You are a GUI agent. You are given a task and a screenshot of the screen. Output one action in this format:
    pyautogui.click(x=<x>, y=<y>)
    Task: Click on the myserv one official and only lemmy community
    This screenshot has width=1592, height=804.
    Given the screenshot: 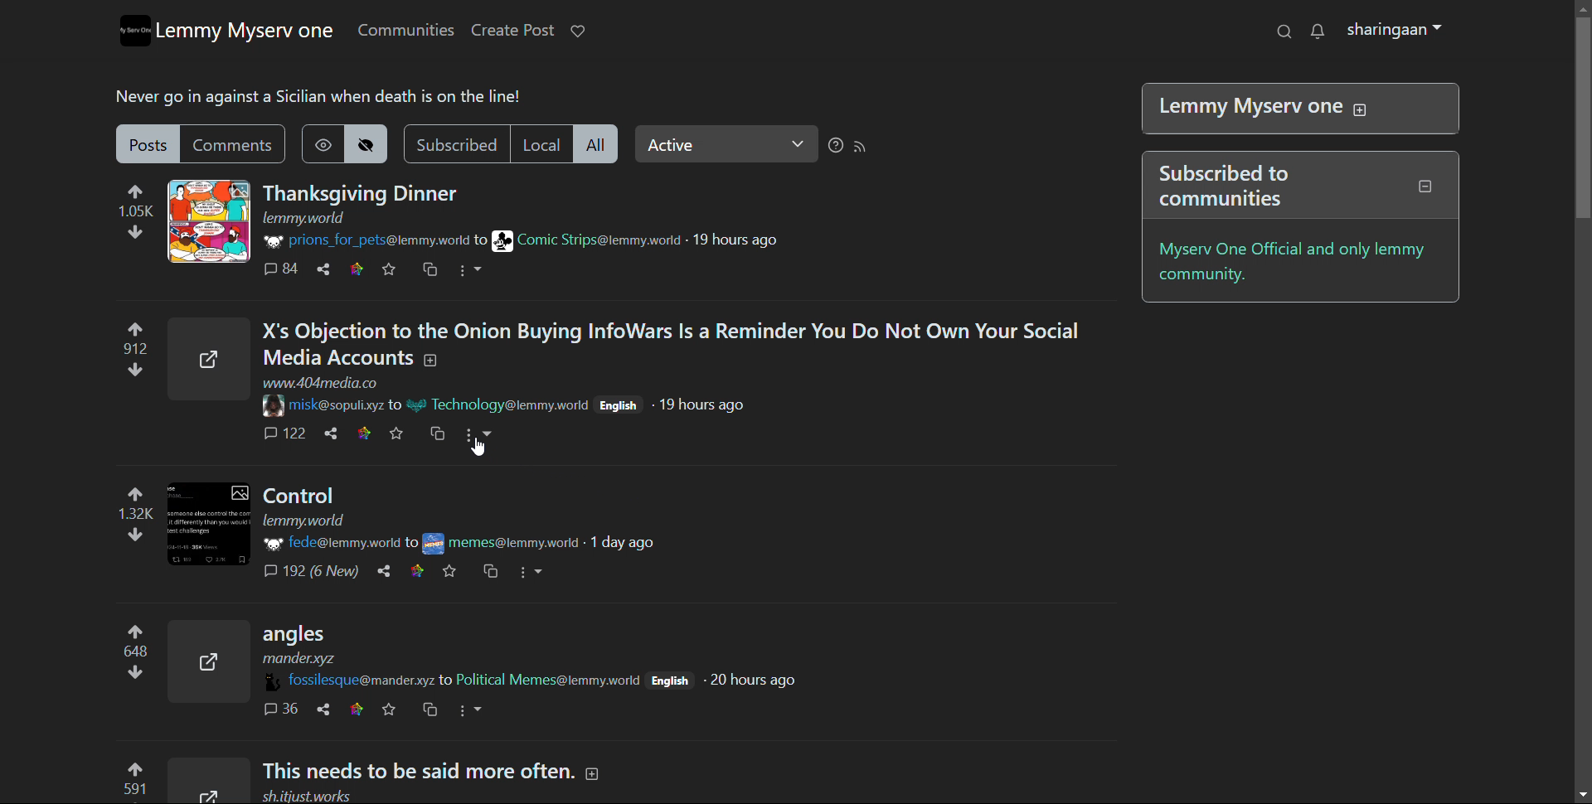 What is the action you would take?
    pyautogui.click(x=1295, y=263)
    